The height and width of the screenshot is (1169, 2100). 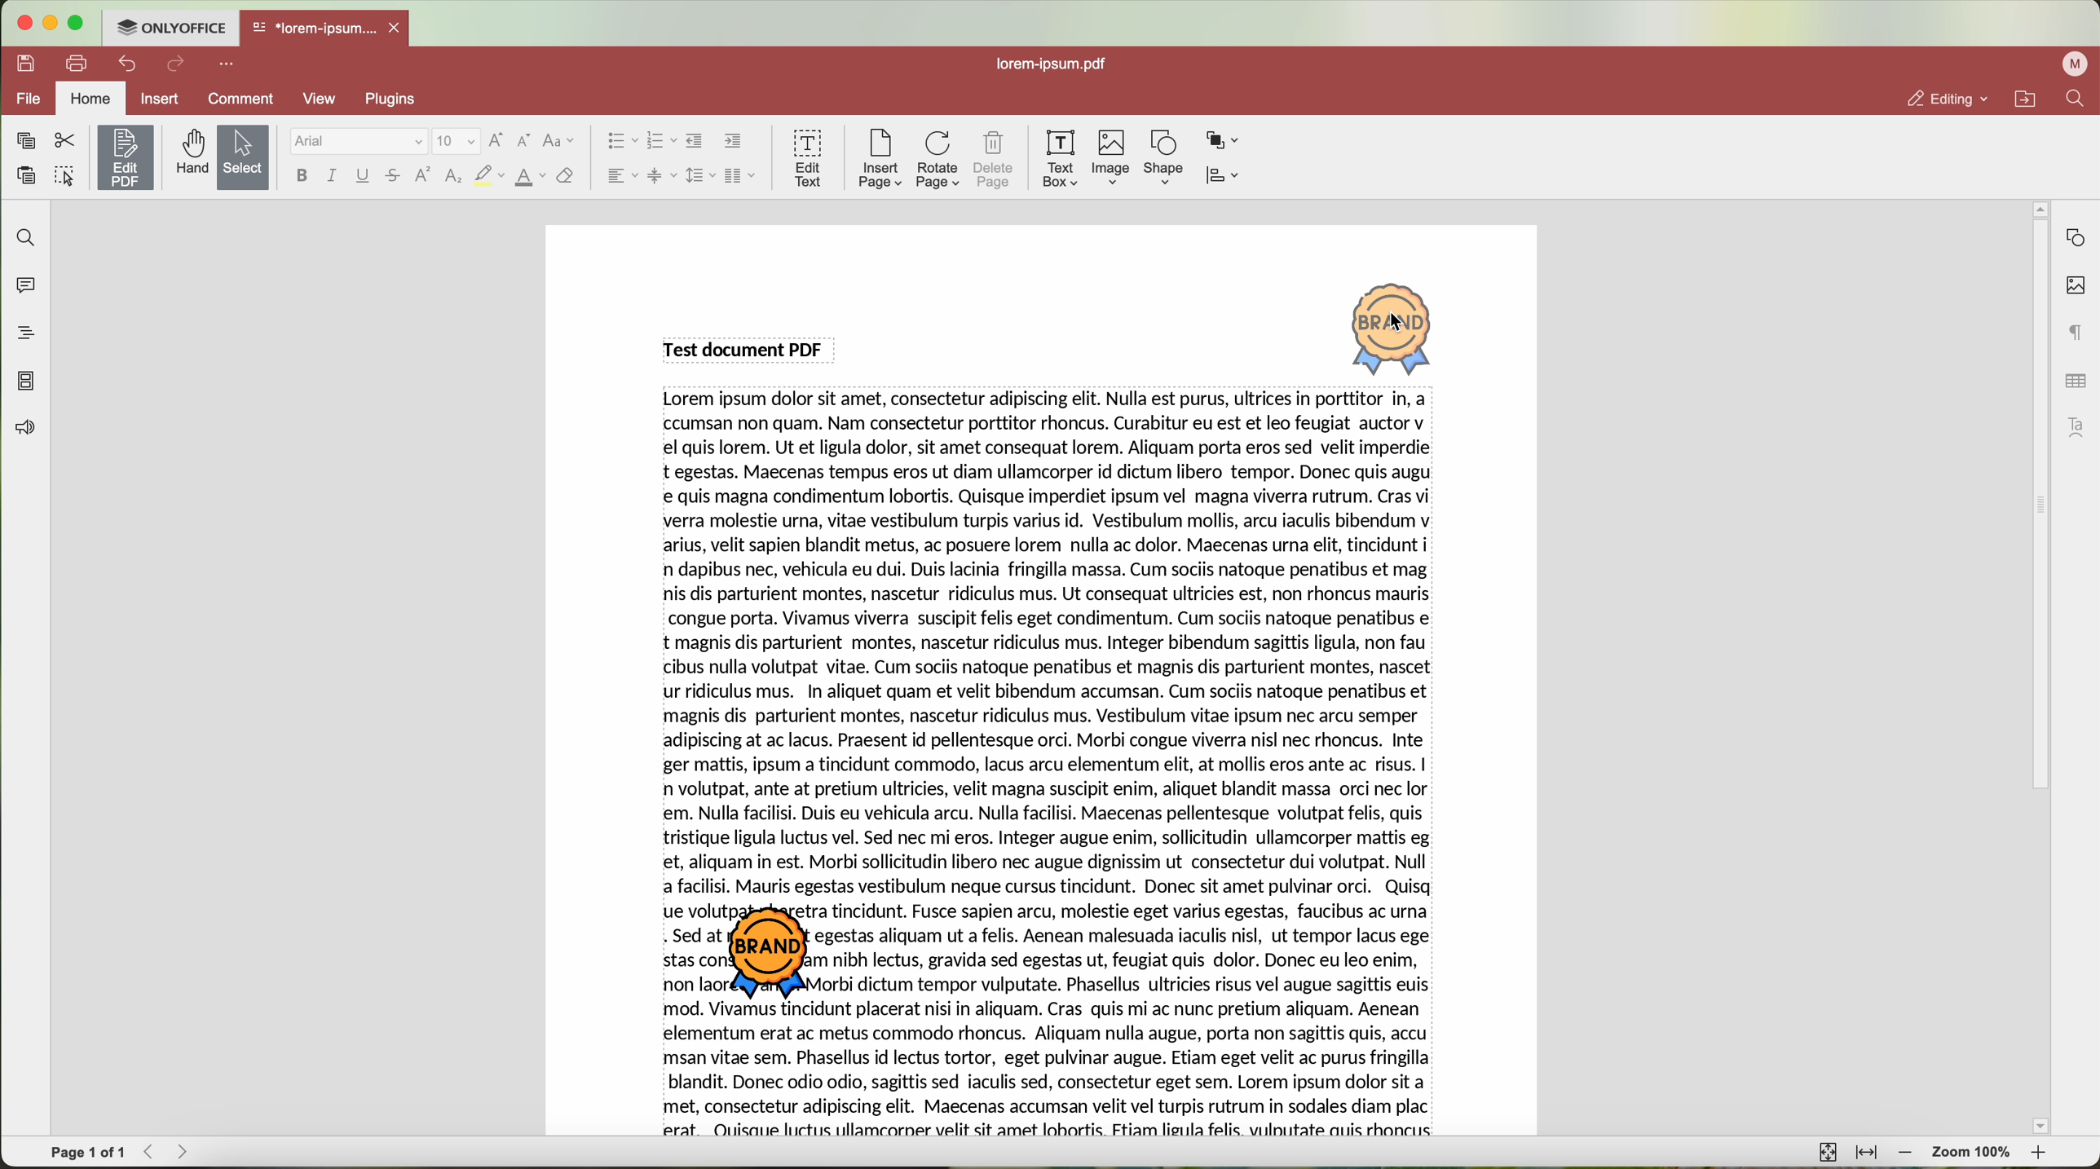 I want to click on headings, so click(x=20, y=333).